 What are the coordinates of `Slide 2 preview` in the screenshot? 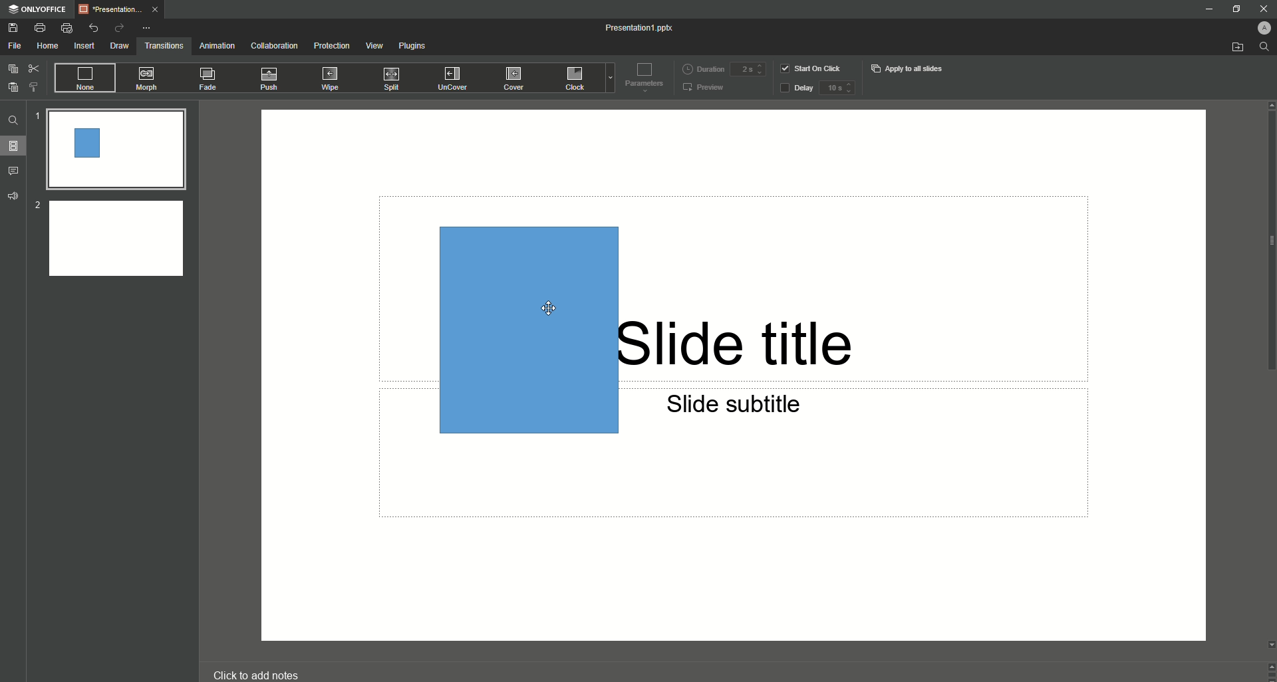 It's located at (116, 240).